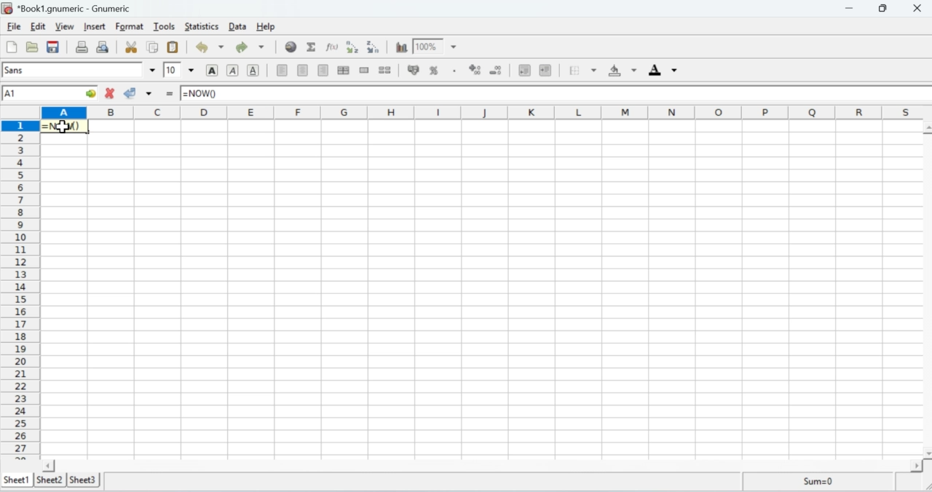 The width and height of the screenshot is (932, 492). I want to click on Scroll bar, so click(487, 465).